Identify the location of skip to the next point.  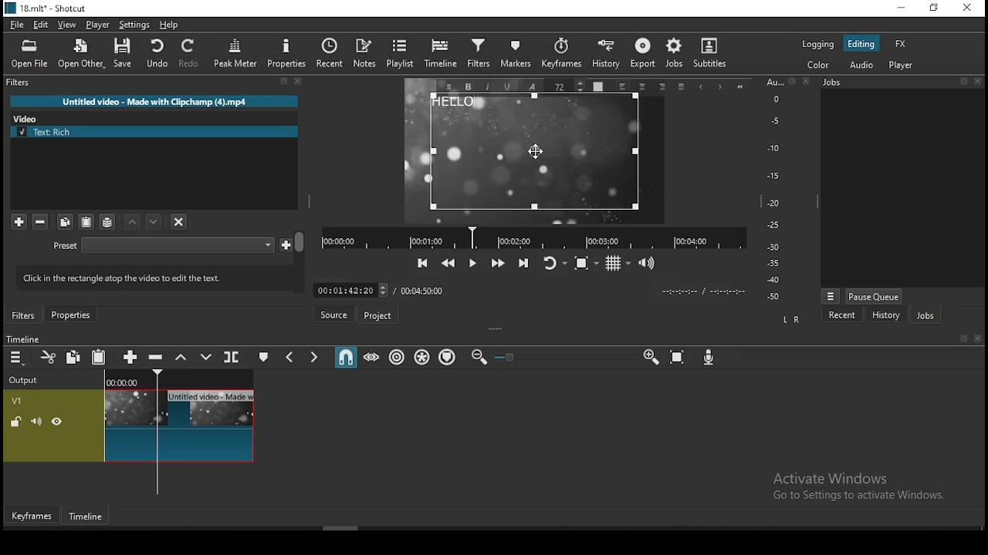
(524, 262).